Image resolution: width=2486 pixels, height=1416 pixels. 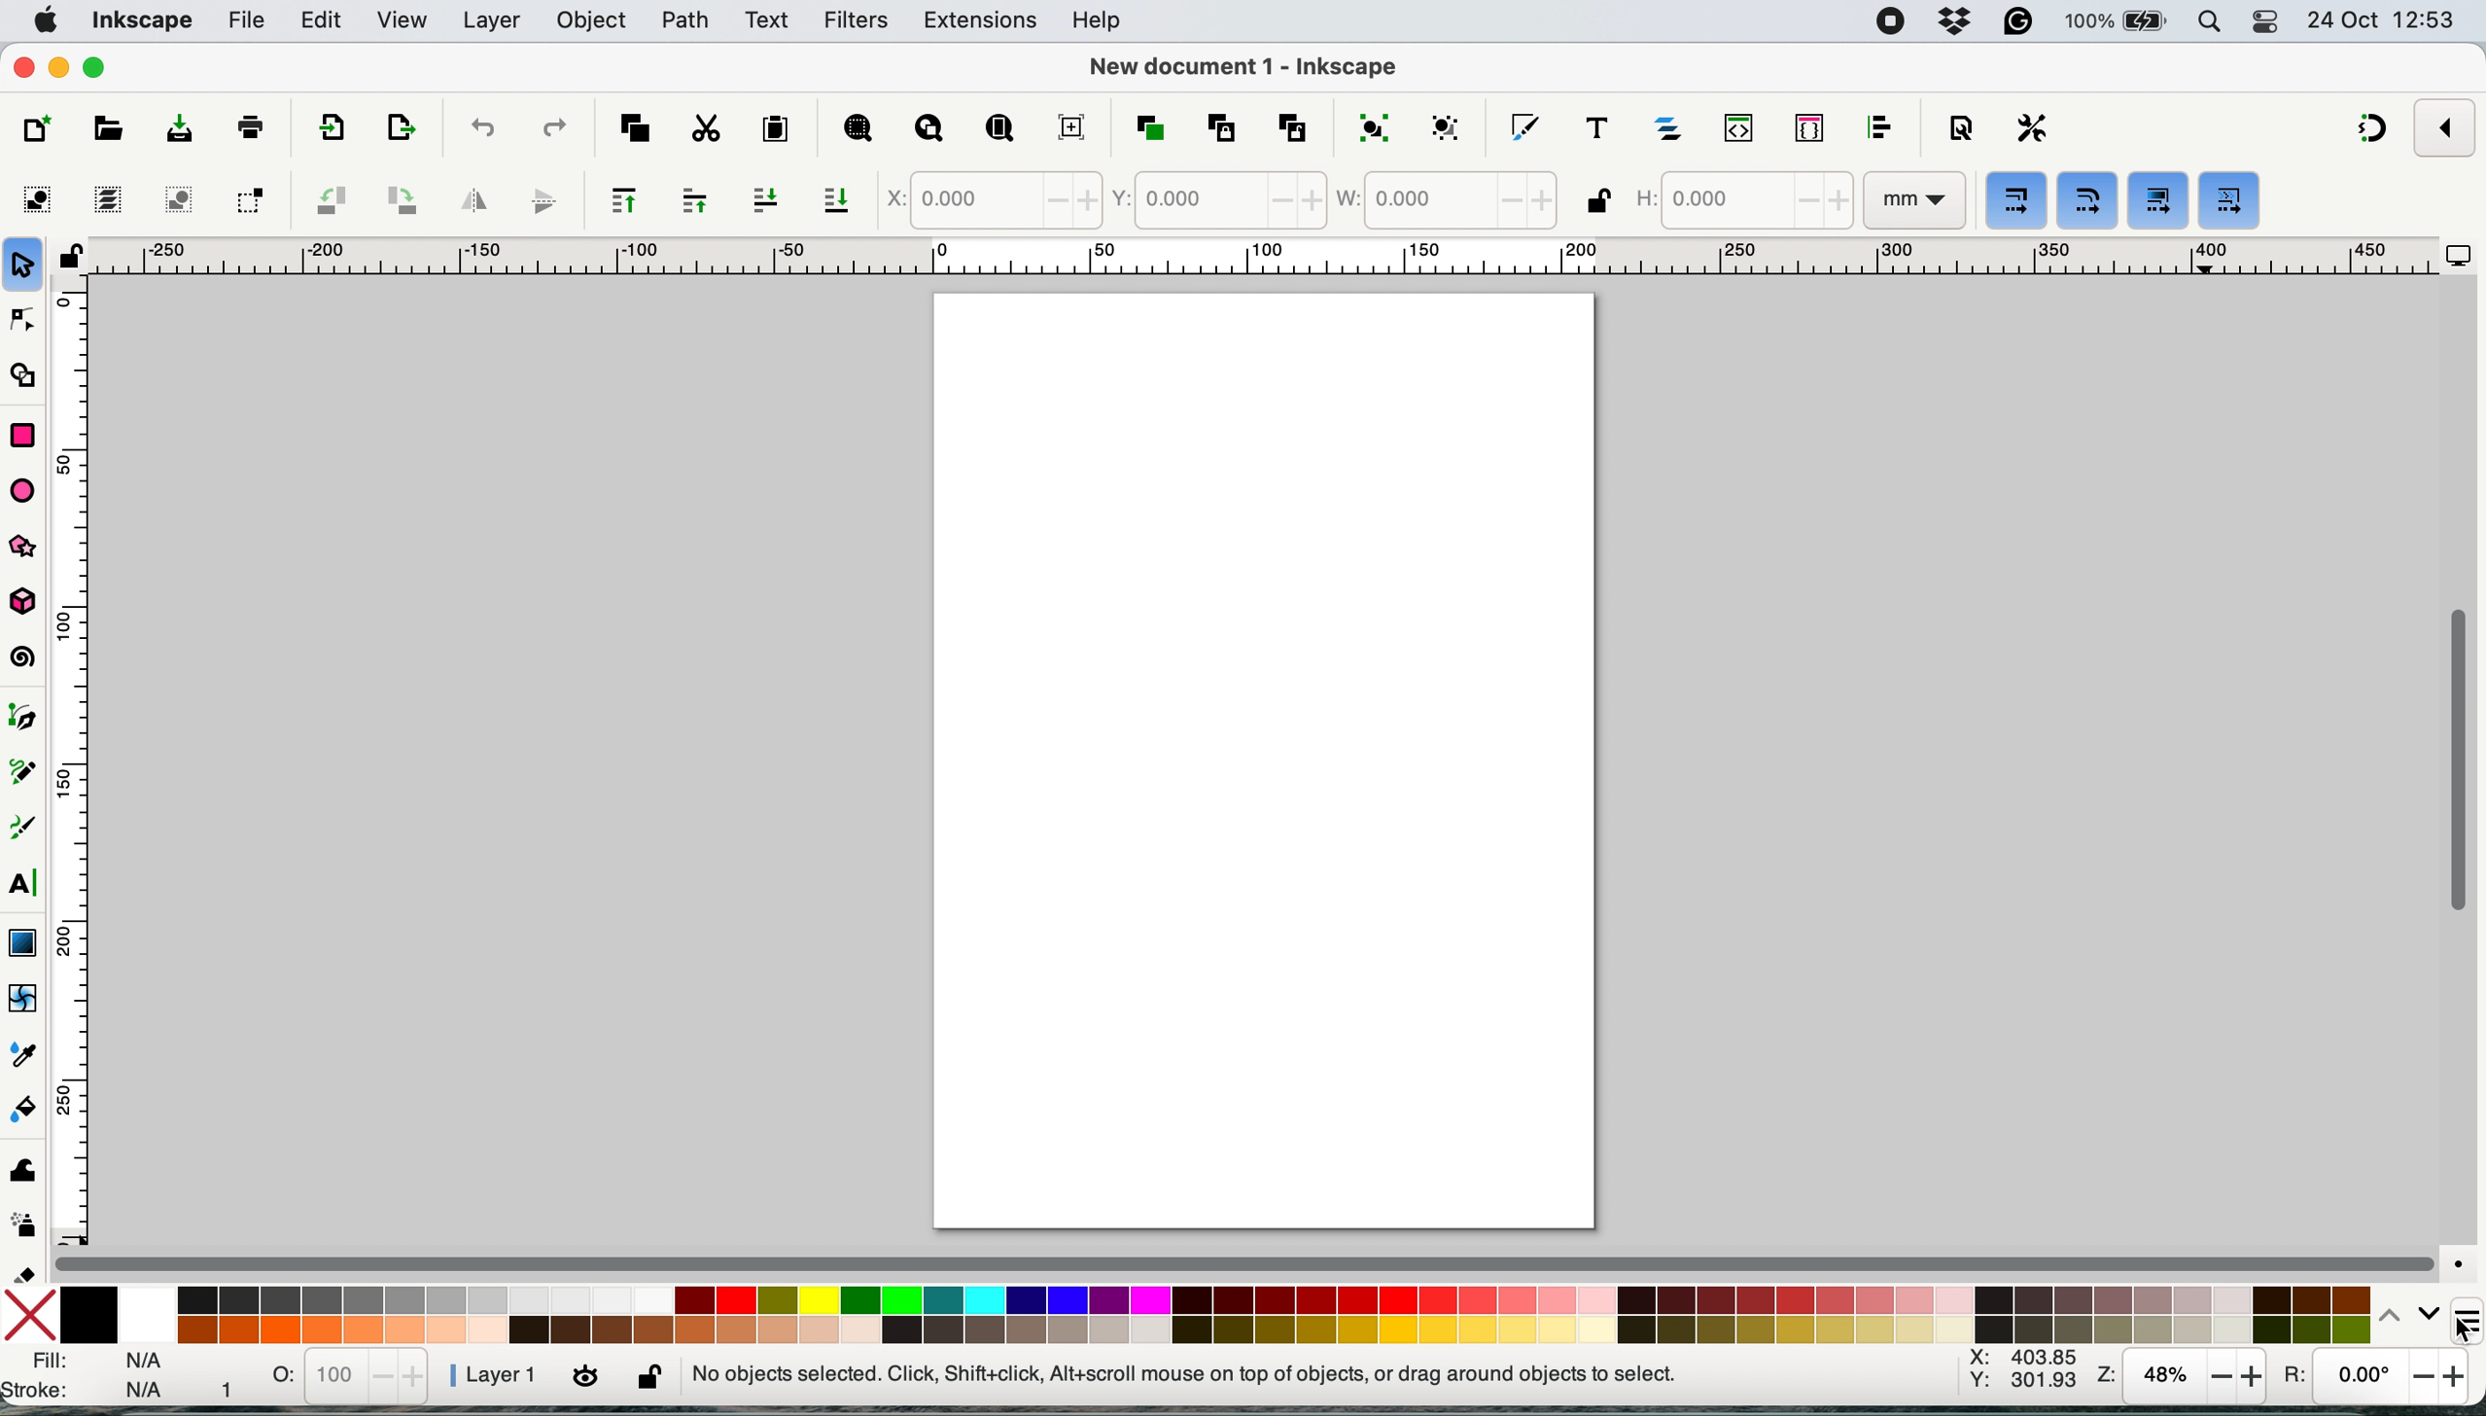 What do you see at coordinates (1961, 19) in the screenshot?
I see `dropbox` at bounding box center [1961, 19].